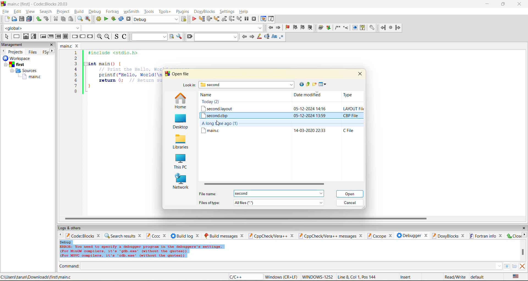 This screenshot has height=281, width=528. I want to click on next, so click(524, 235).